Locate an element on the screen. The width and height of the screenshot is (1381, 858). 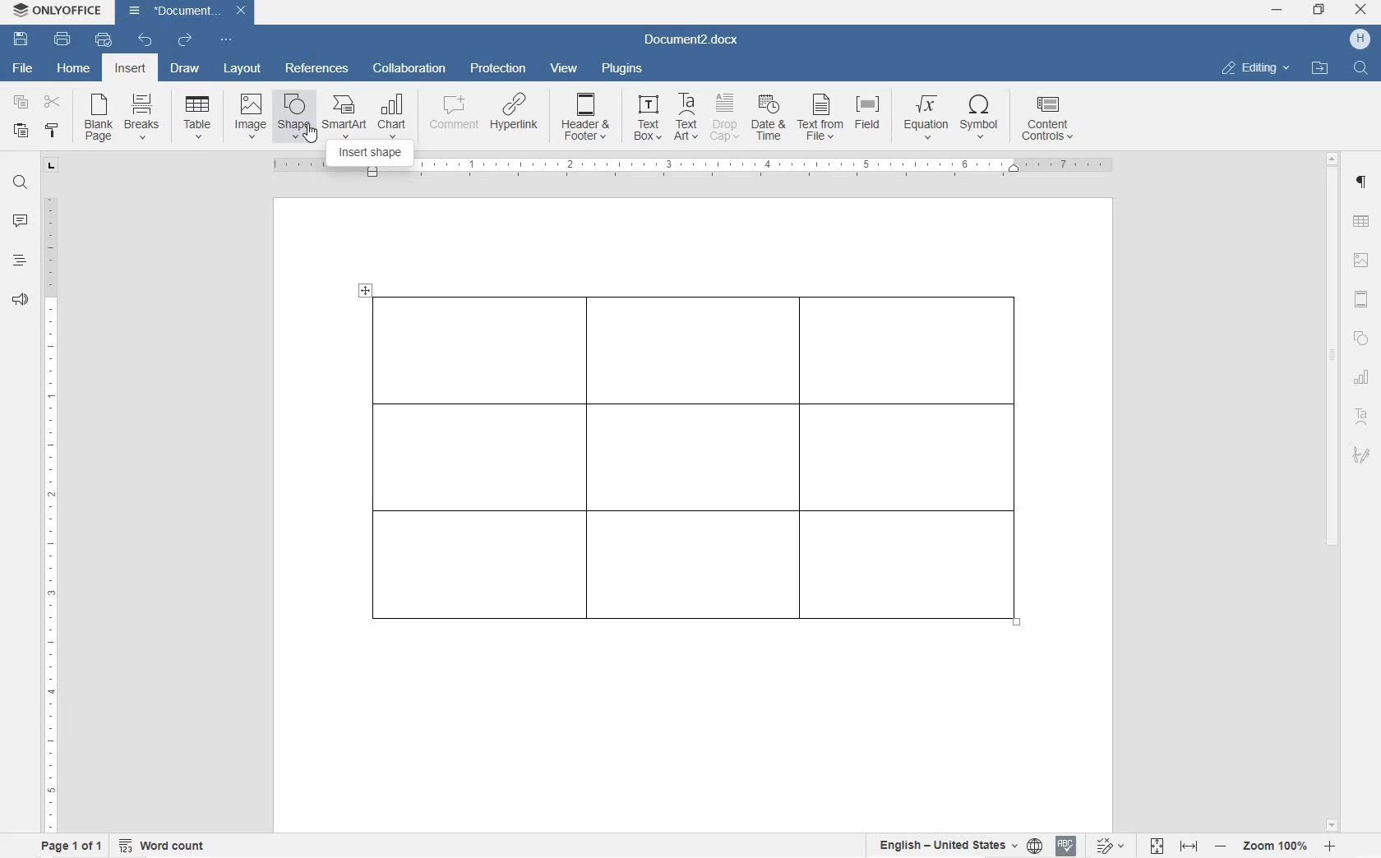
customize quick access toolbar is located at coordinates (225, 39).